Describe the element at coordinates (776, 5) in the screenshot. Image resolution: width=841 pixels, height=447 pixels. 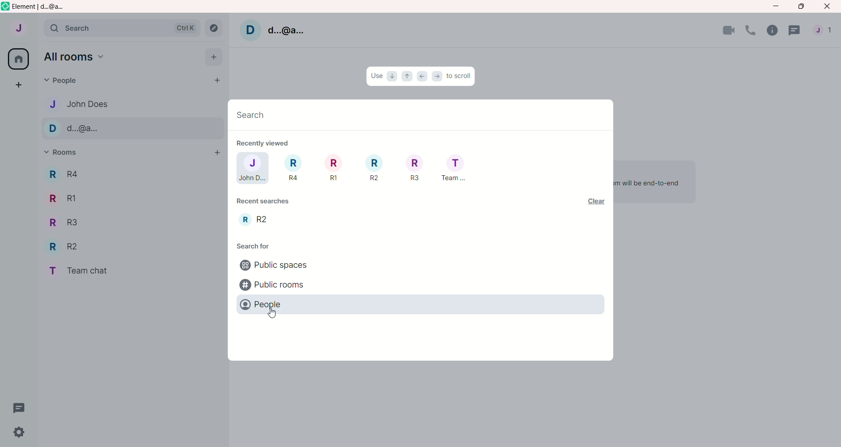
I see `minimize` at that location.